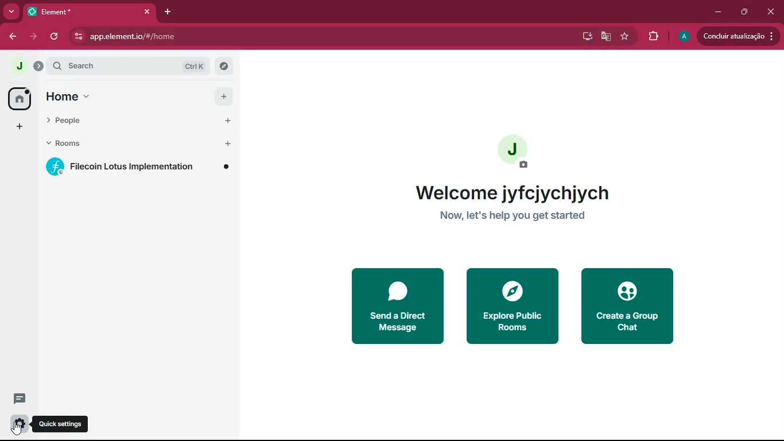  Describe the element at coordinates (60, 424) in the screenshot. I see `quick settings` at that location.